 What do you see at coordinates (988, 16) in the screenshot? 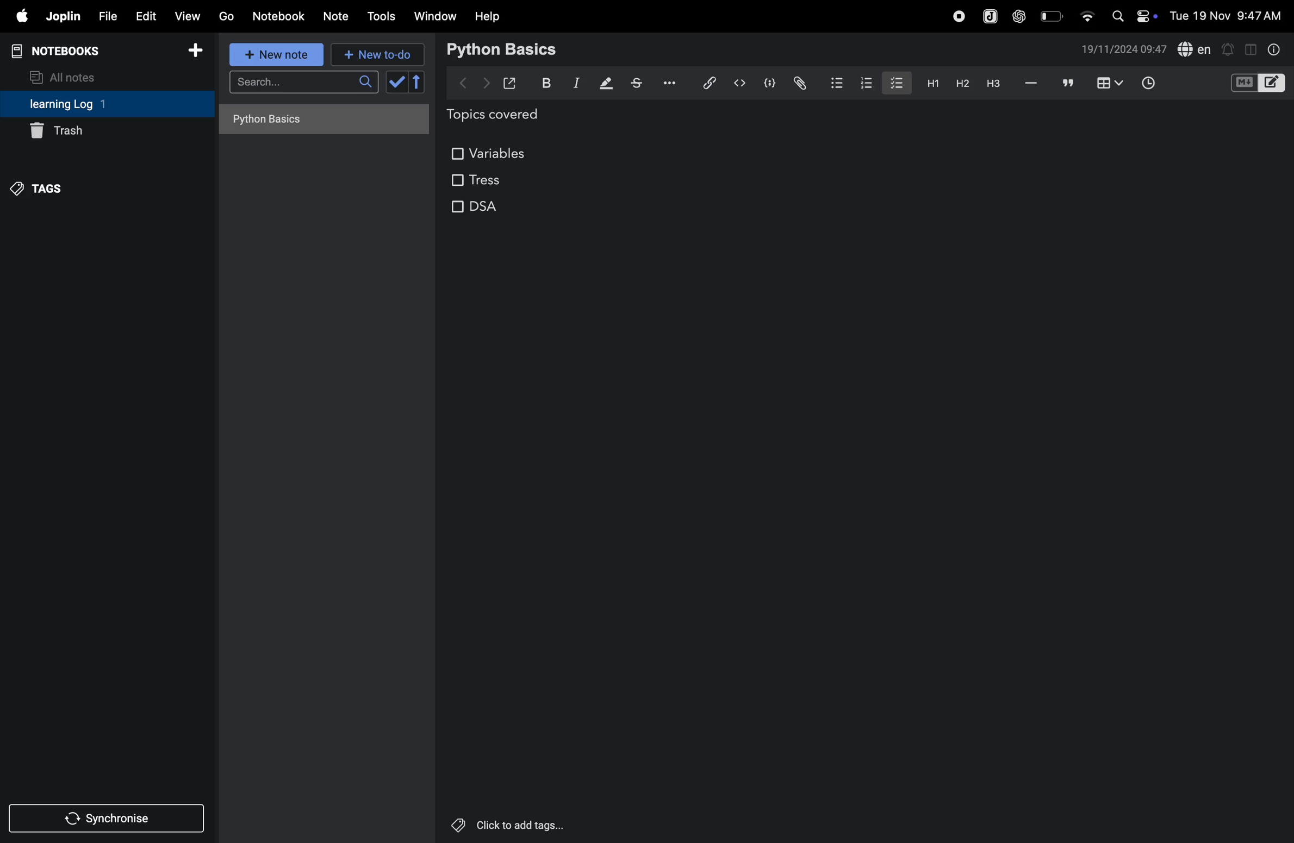
I see `joplin` at bounding box center [988, 16].